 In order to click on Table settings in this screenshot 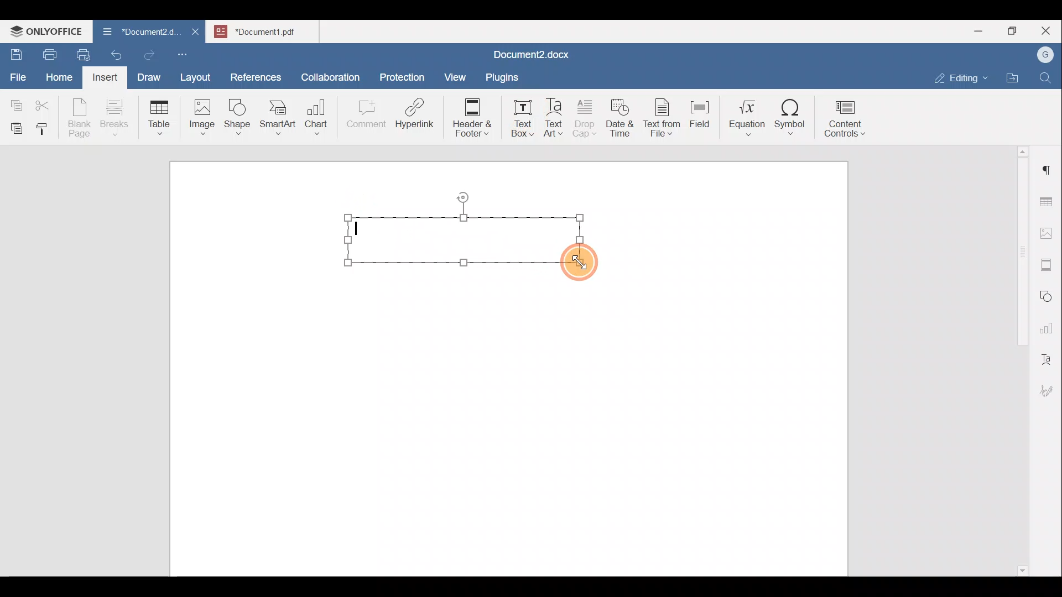, I will do `click(1048, 201)`.